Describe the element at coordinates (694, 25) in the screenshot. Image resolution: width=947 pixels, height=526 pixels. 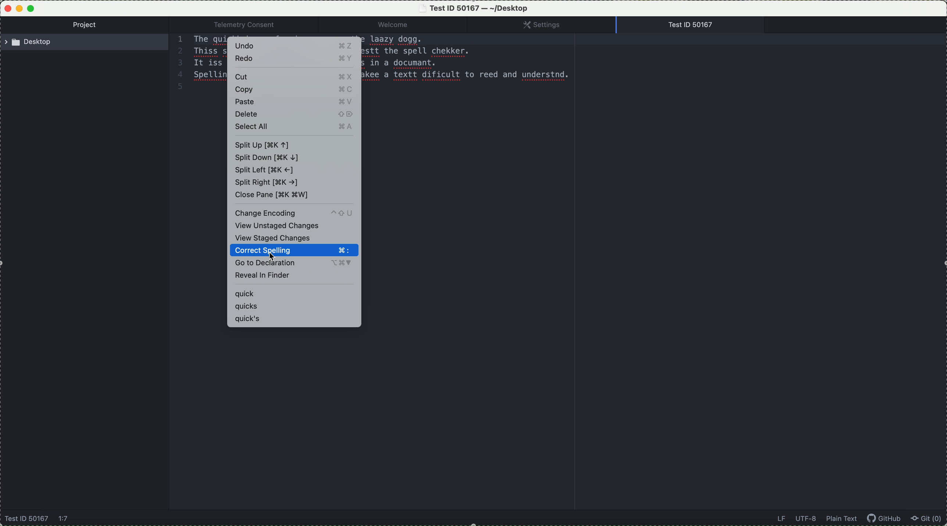
I see `open file` at that location.